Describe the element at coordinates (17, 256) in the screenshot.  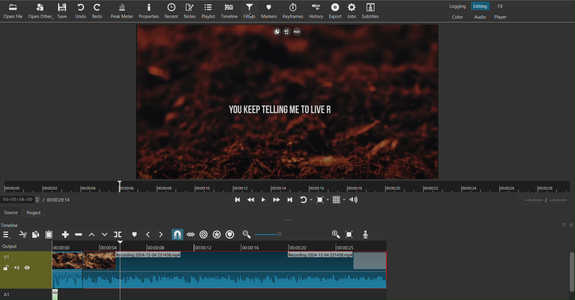
I see `V1` at that location.